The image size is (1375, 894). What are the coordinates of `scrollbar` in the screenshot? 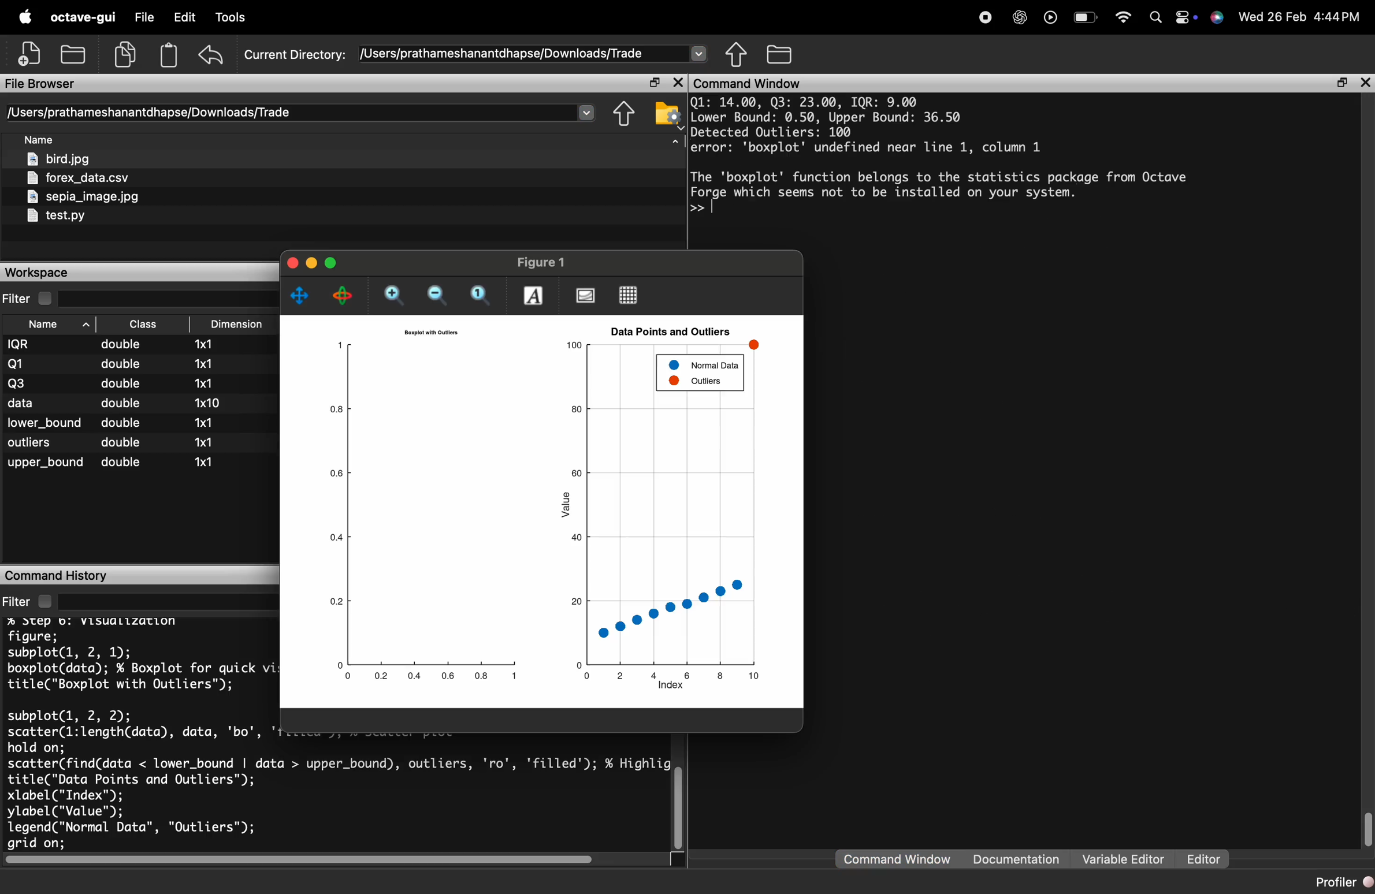 It's located at (1367, 829).